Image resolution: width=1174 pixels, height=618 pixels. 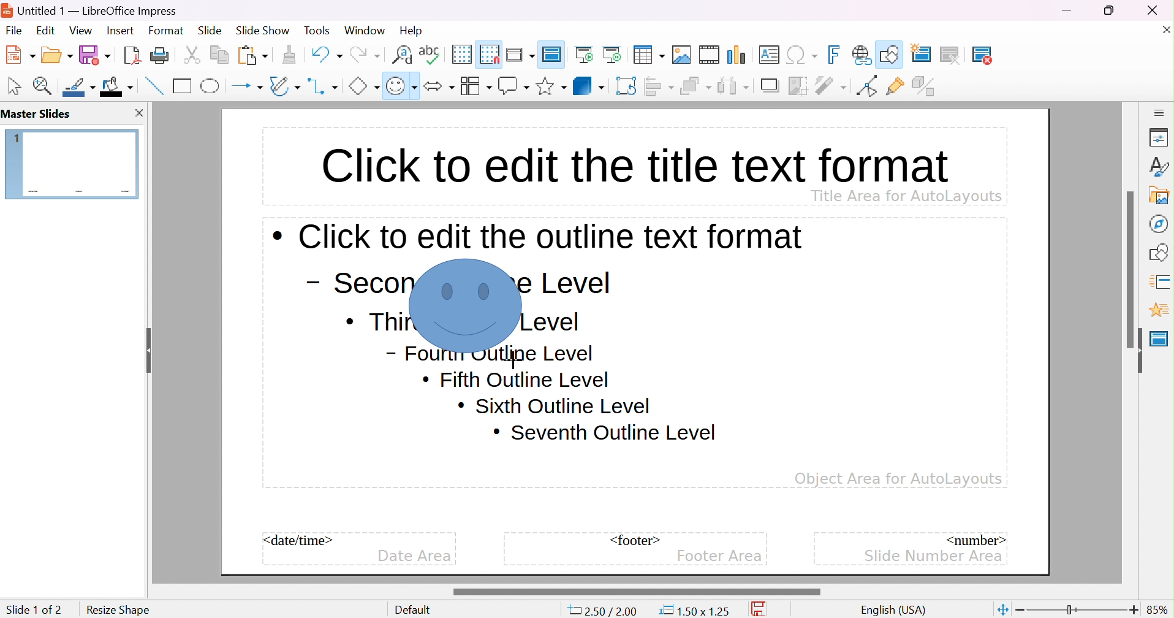 What do you see at coordinates (627, 86) in the screenshot?
I see `rotate` at bounding box center [627, 86].